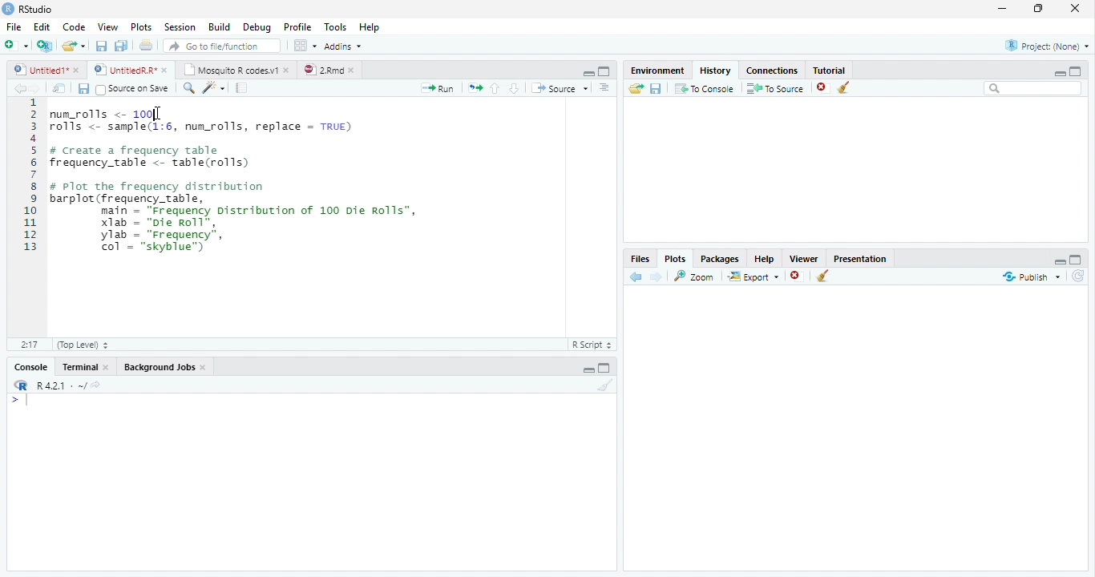  What do you see at coordinates (55, 385) in the screenshot?
I see `R R421 - ~/` at bounding box center [55, 385].